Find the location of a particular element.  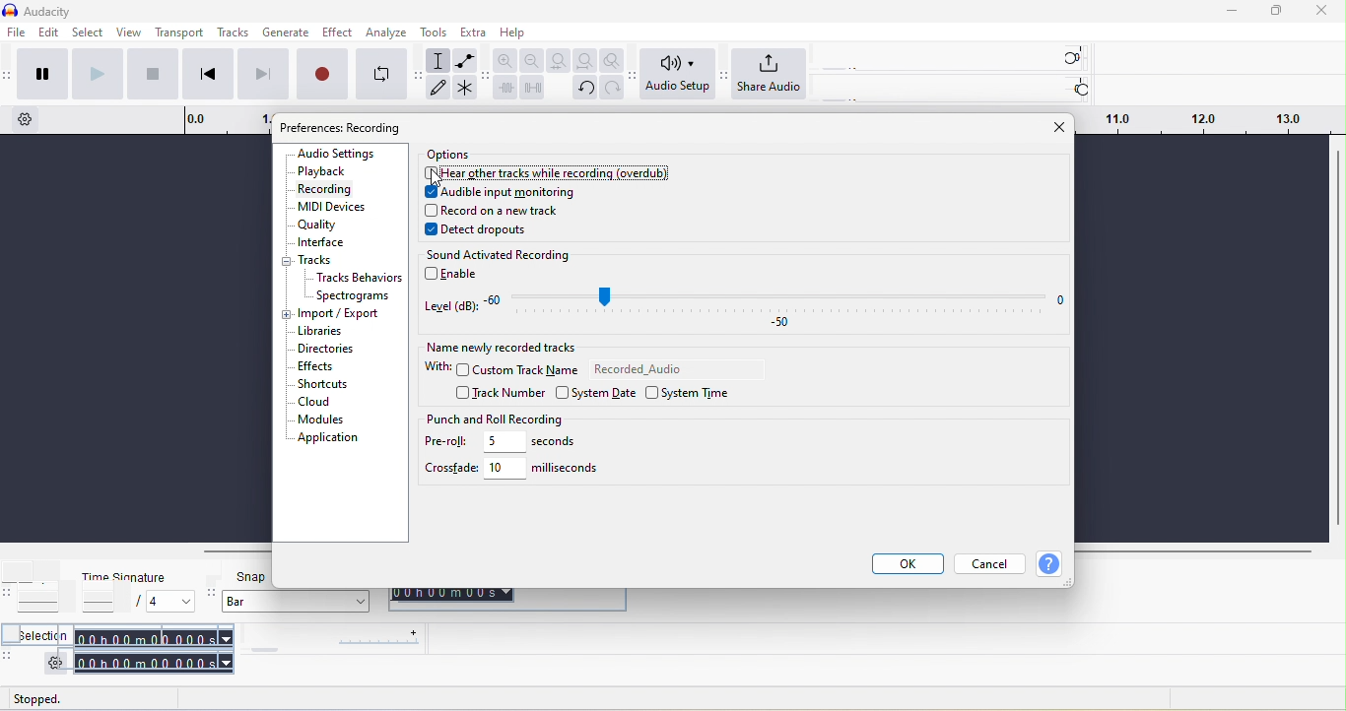

redo is located at coordinates (612, 89).